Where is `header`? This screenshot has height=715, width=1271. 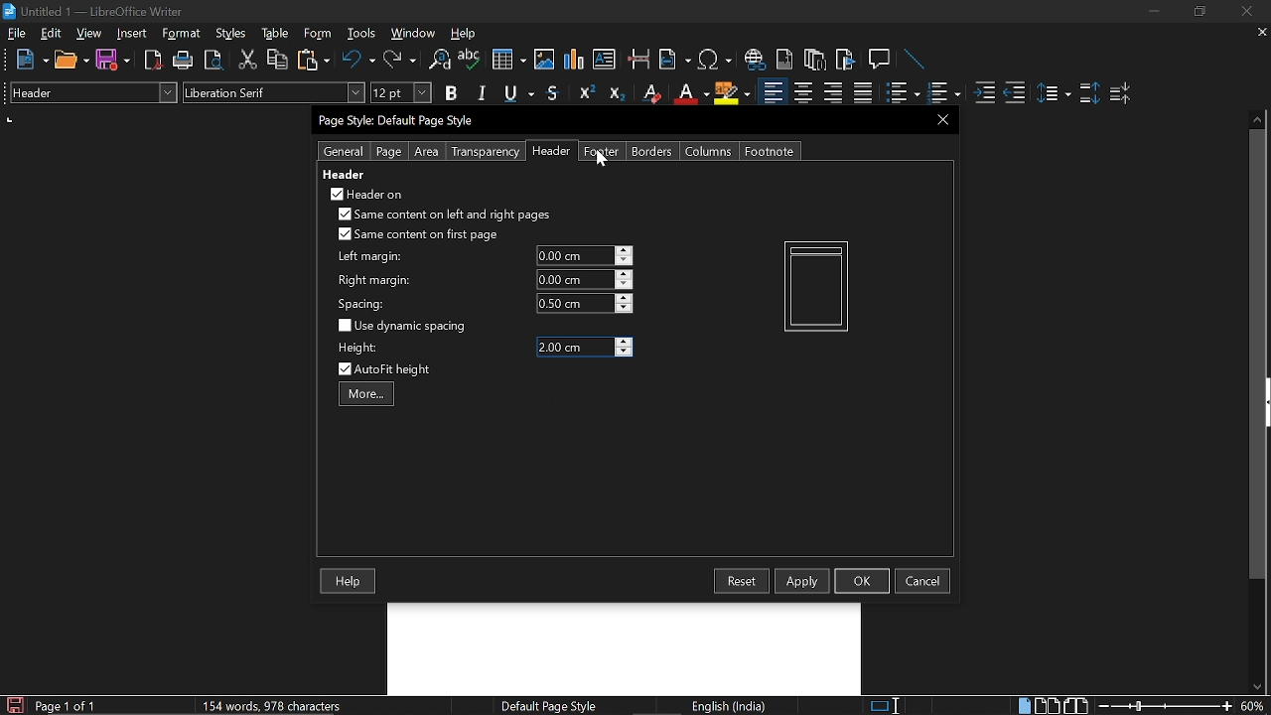 header is located at coordinates (346, 174).